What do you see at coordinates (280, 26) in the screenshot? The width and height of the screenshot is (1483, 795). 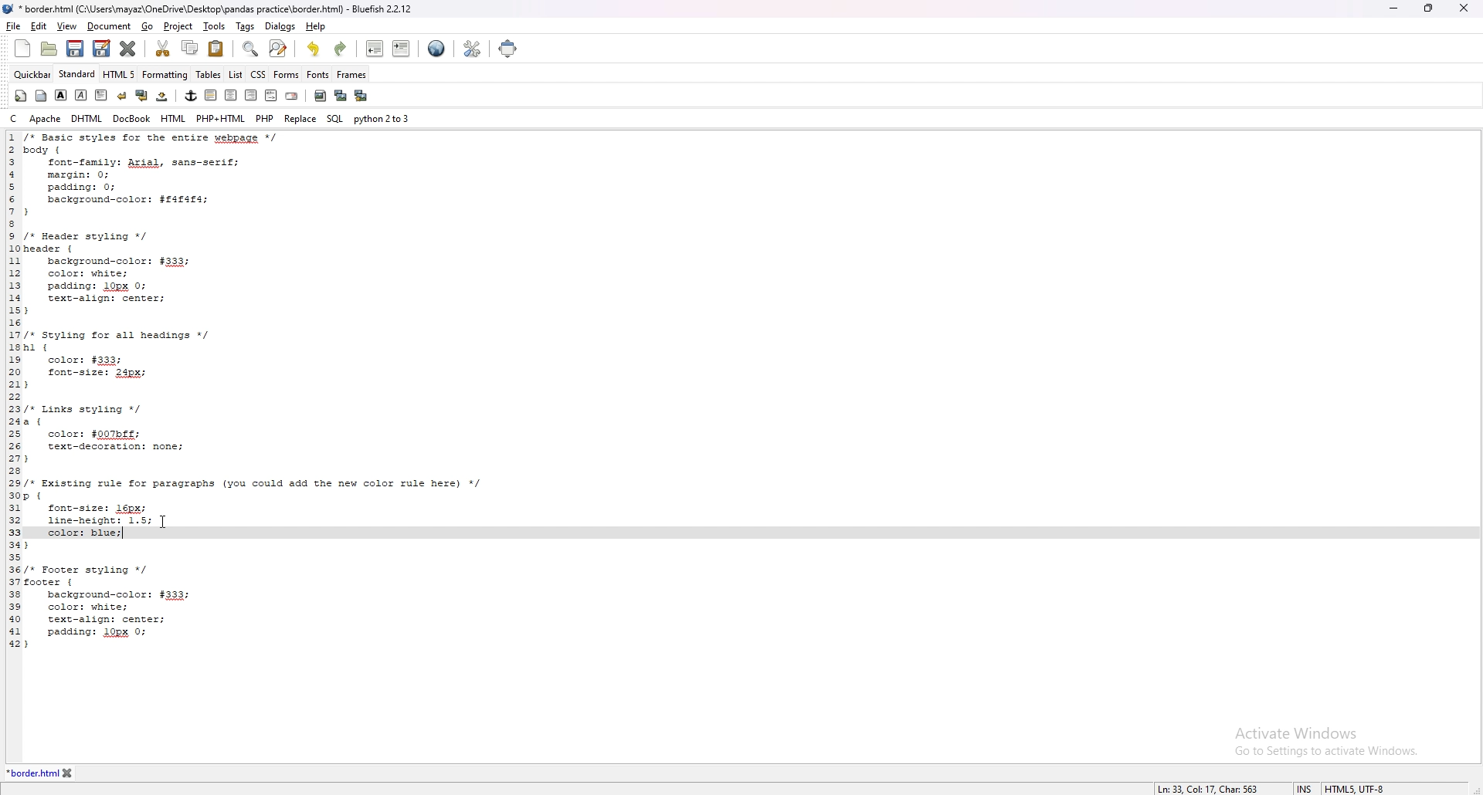 I see `dialogs` at bounding box center [280, 26].